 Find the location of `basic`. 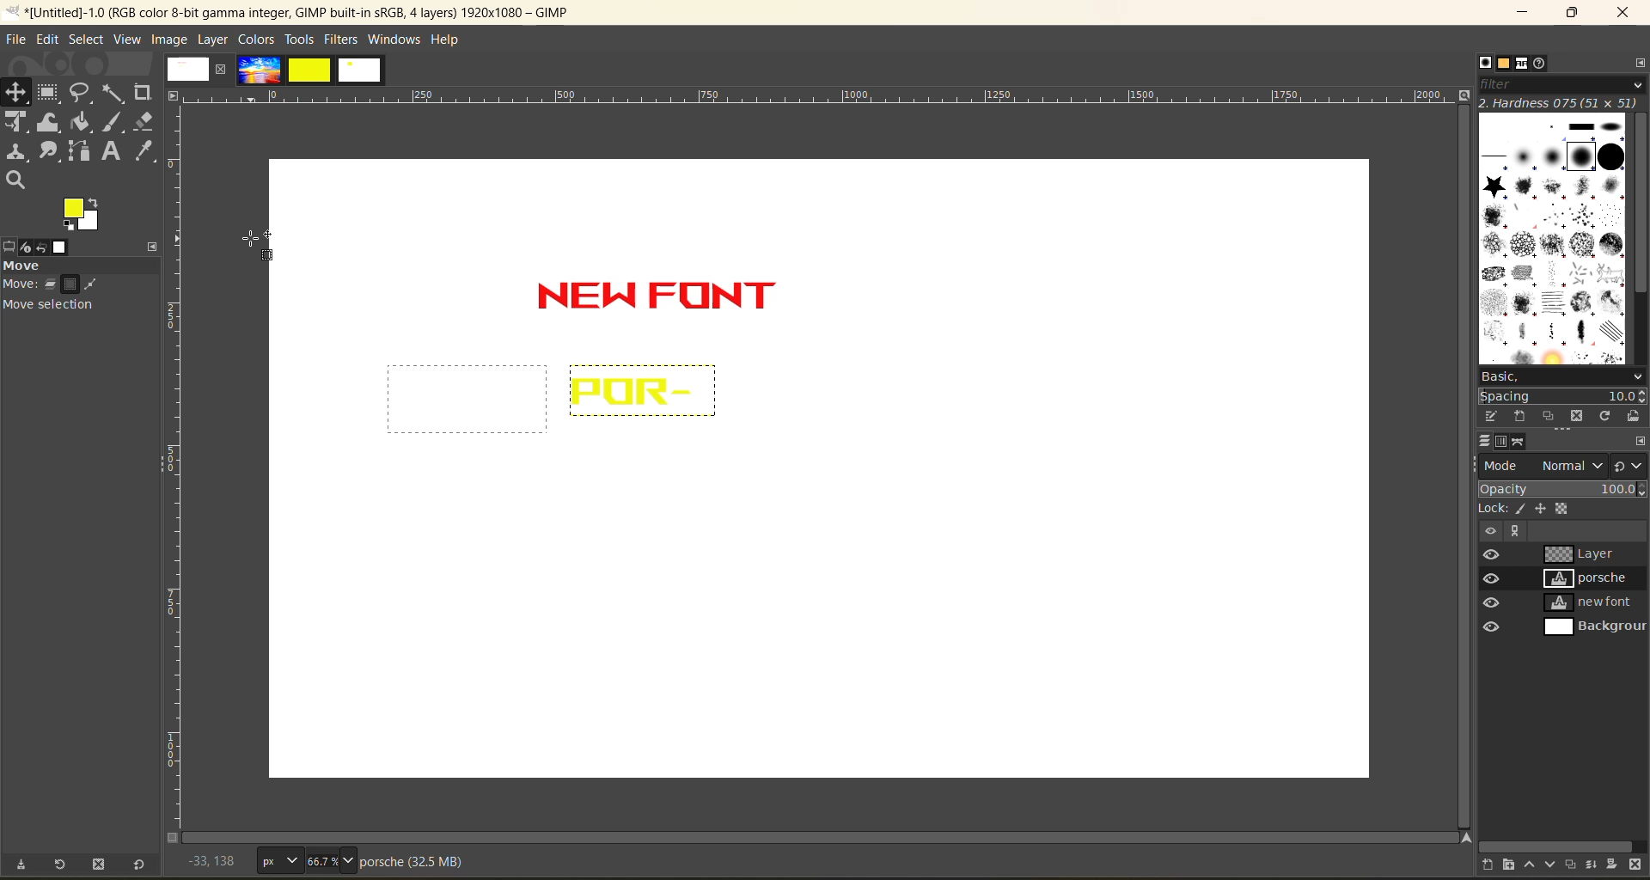

basic is located at coordinates (1563, 375).